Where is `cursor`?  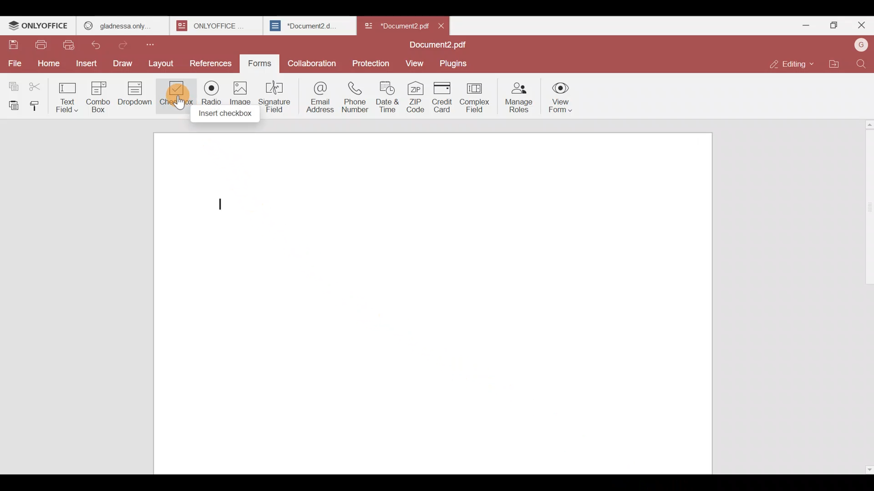 cursor is located at coordinates (179, 105).